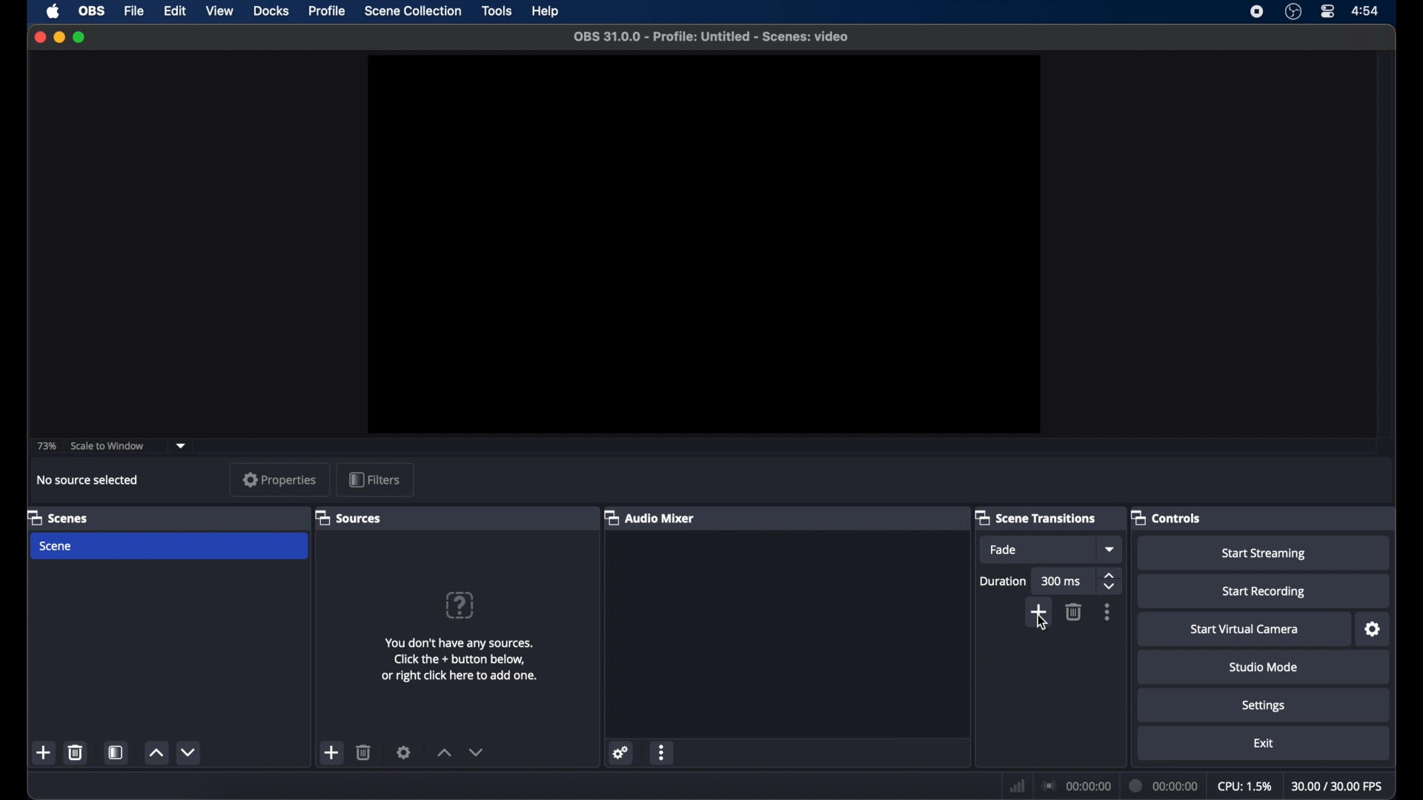 The height and width of the screenshot is (800, 1423). What do you see at coordinates (39, 37) in the screenshot?
I see `close` at bounding box center [39, 37].